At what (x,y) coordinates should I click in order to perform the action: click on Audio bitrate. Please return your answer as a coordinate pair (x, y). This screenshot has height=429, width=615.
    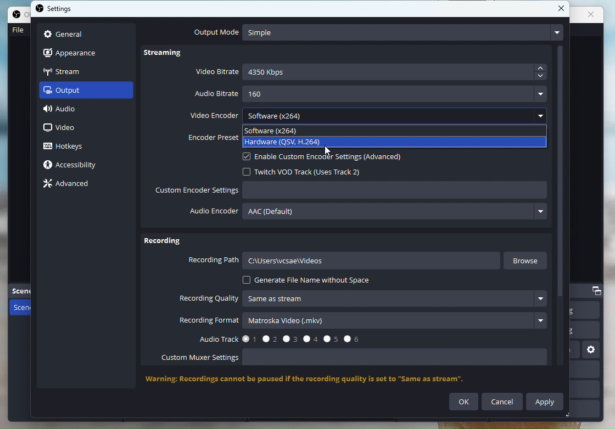
    Looking at the image, I should click on (372, 94).